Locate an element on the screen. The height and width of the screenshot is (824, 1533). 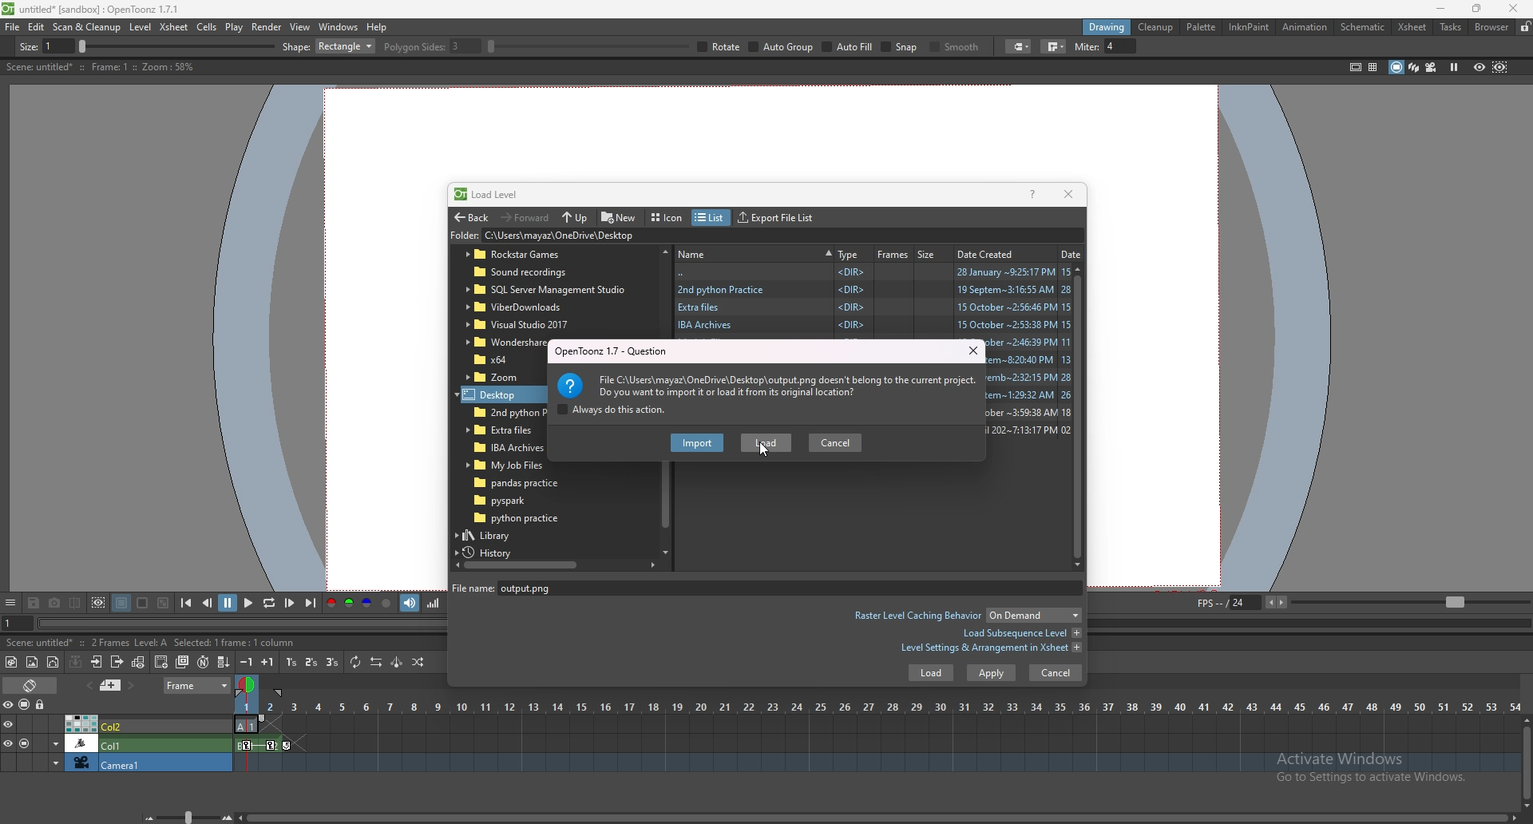
timeline is located at coordinates (875, 763).